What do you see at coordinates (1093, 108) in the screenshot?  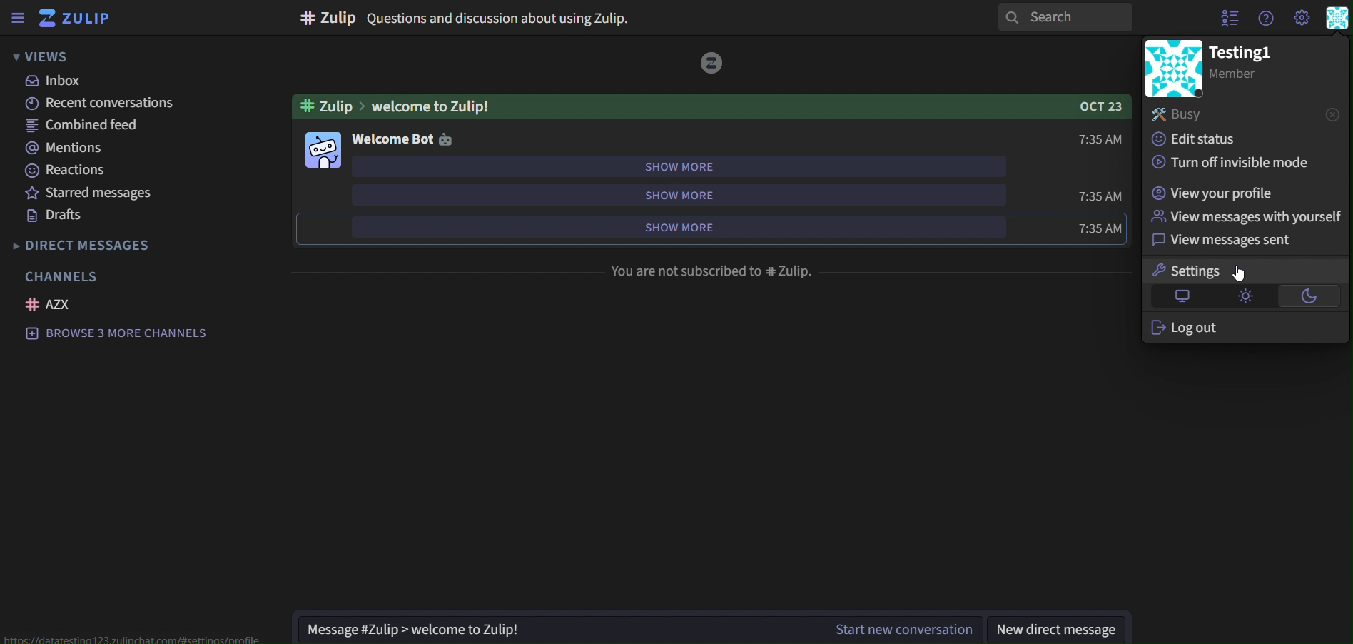 I see `Oct 23` at bounding box center [1093, 108].